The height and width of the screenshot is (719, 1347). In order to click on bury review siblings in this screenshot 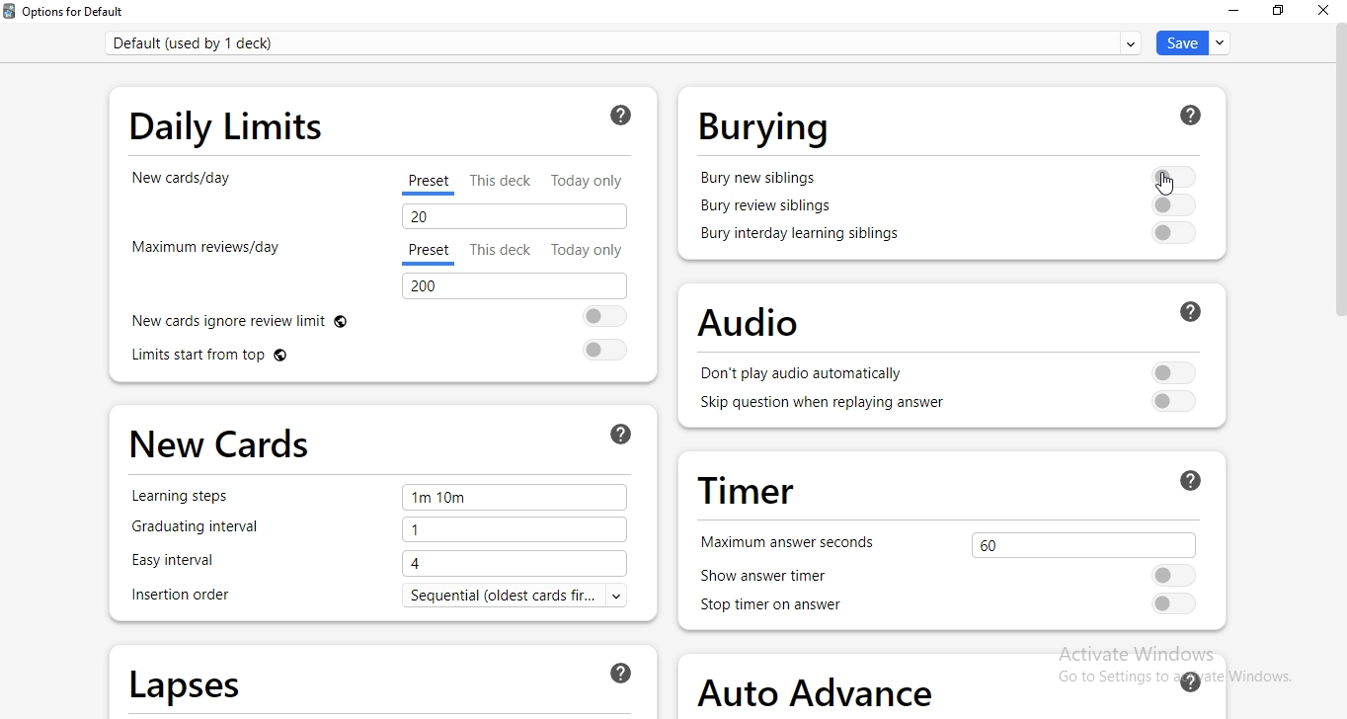, I will do `click(767, 208)`.